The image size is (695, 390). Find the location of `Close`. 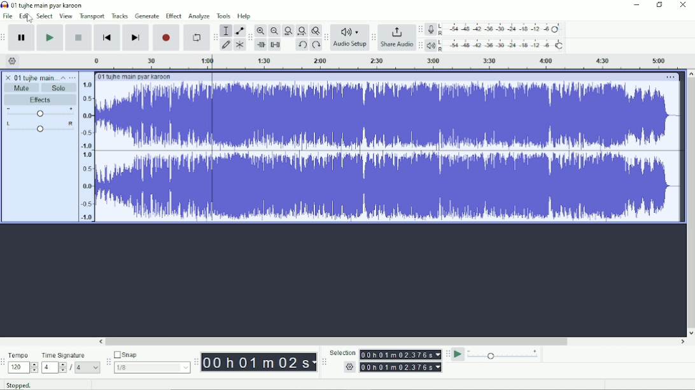

Close is located at coordinates (682, 6).